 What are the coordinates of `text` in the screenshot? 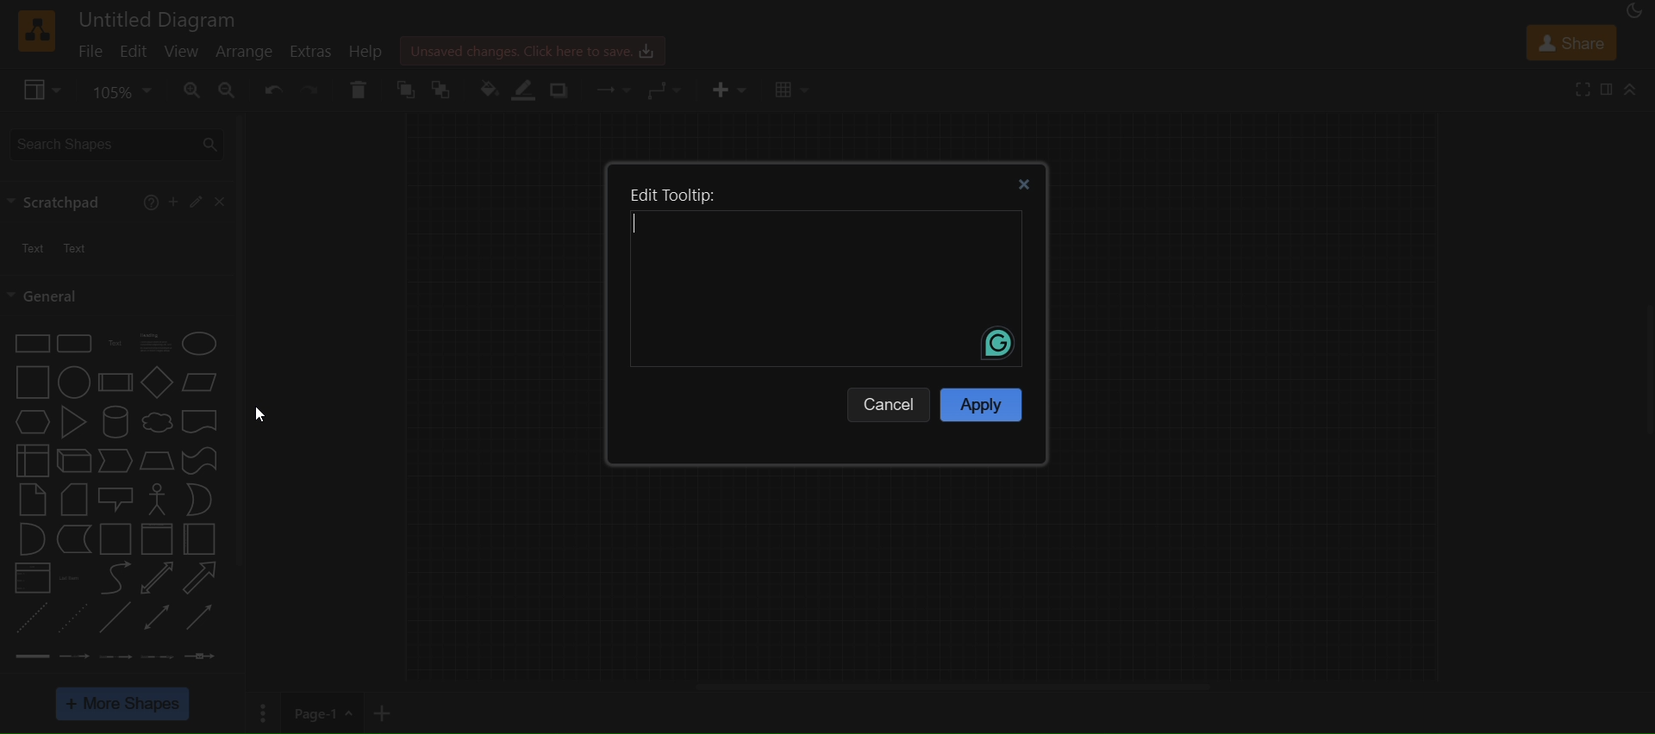 It's located at (50, 246).